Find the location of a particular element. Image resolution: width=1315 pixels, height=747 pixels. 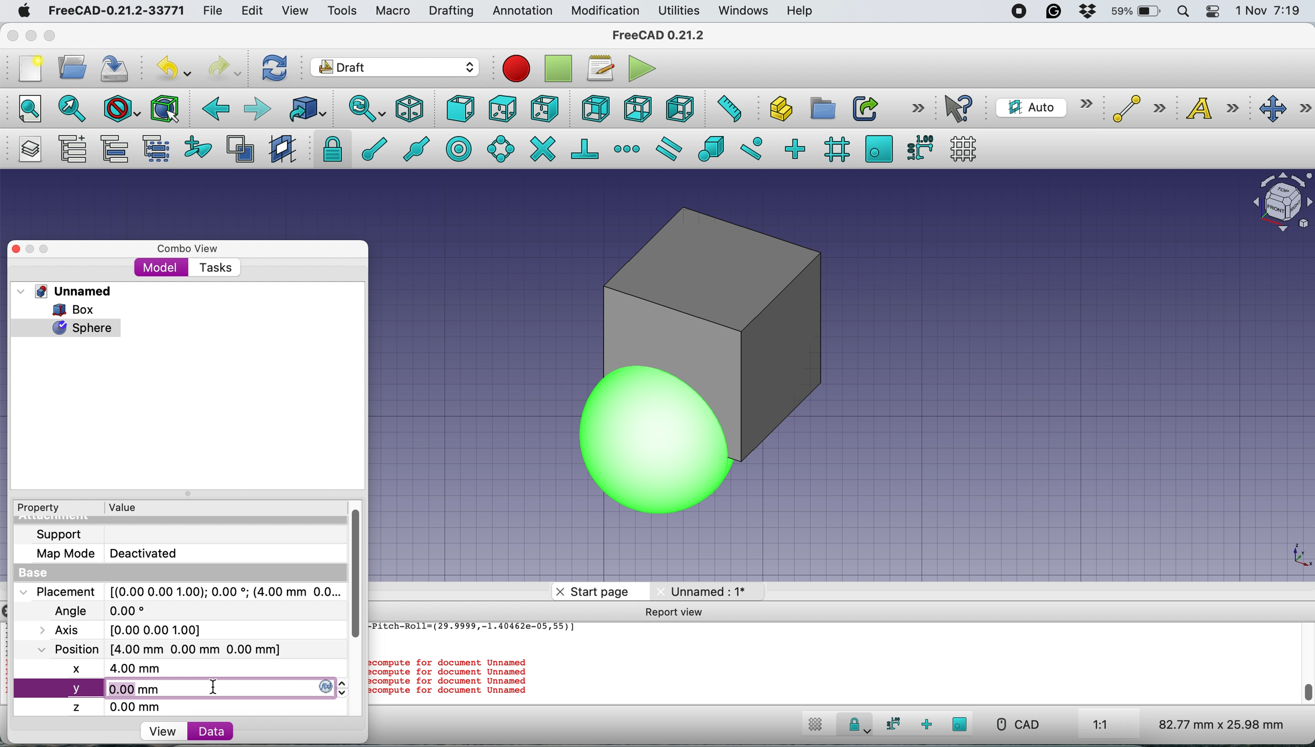

create group is located at coordinates (821, 109).